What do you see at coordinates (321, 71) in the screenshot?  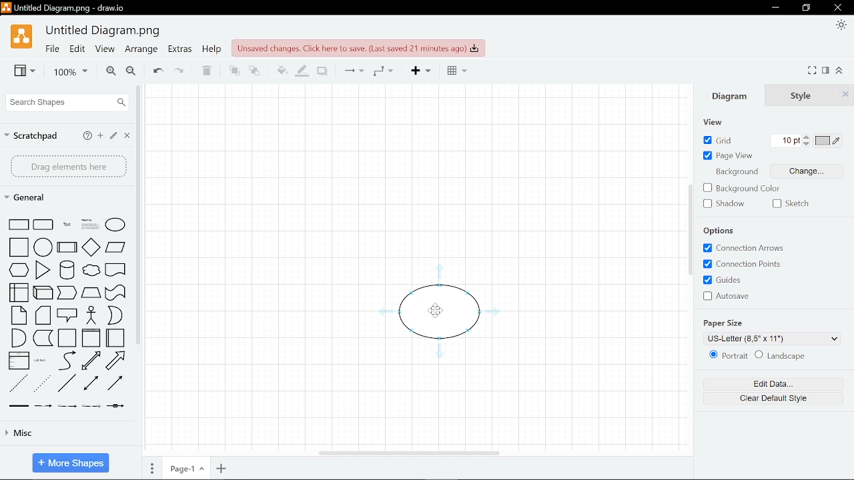 I see `Shadow` at bounding box center [321, 71].